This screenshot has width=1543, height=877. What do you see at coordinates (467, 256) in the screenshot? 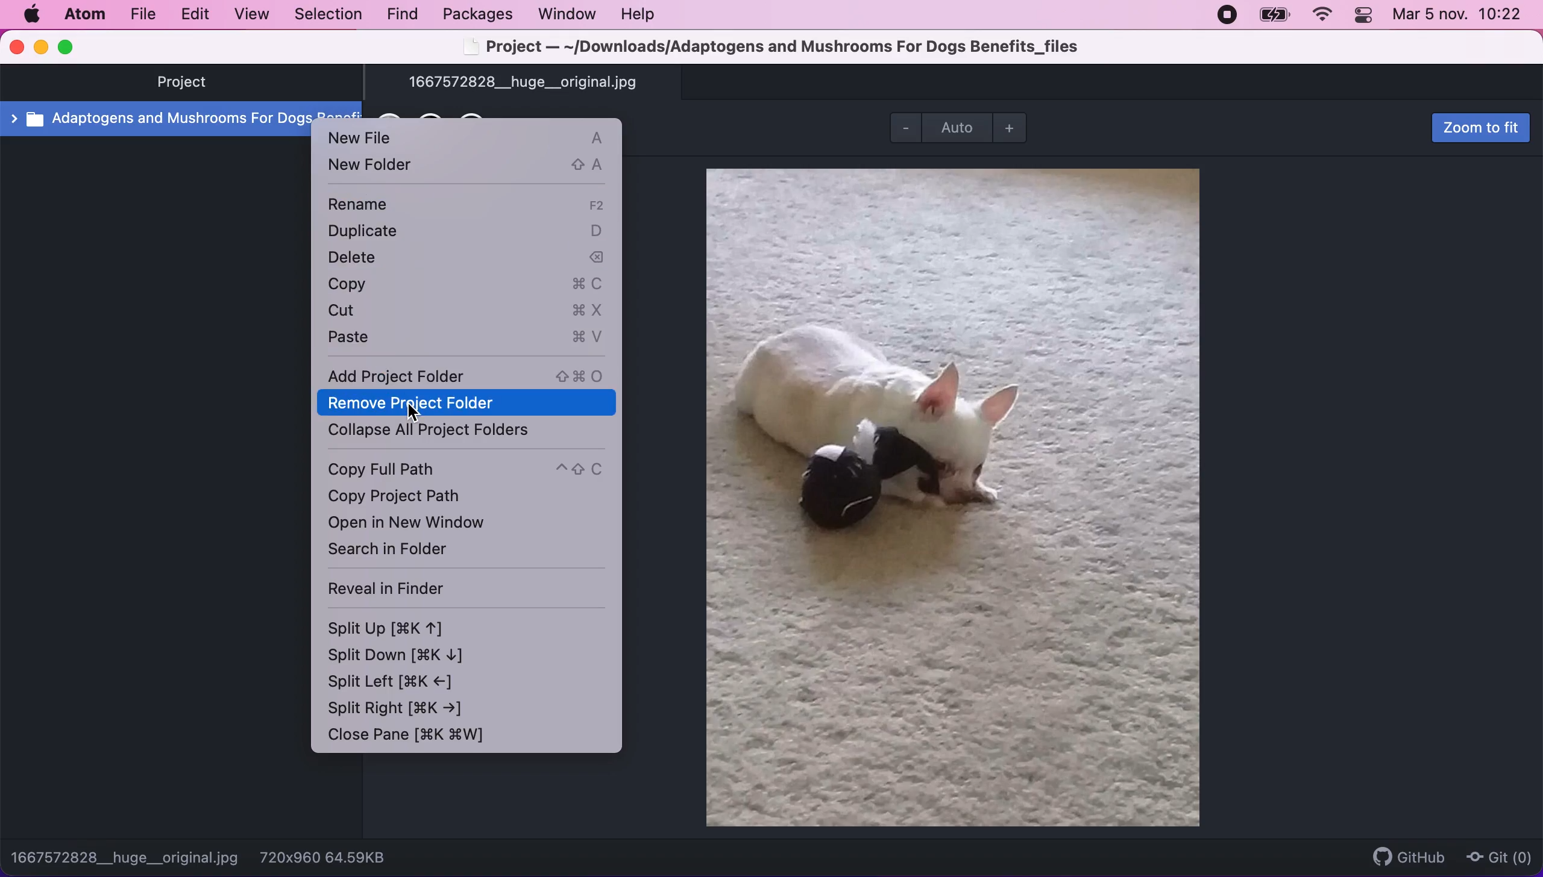
I see `delete` at bounding box center [467, 256].